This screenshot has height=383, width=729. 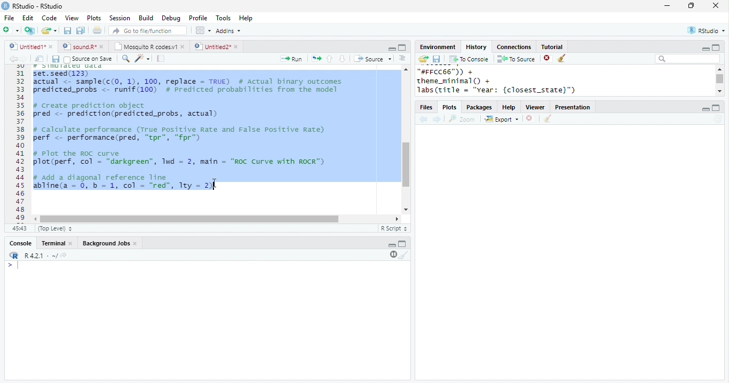 I want to click on save all, so click(x=81, y=30).